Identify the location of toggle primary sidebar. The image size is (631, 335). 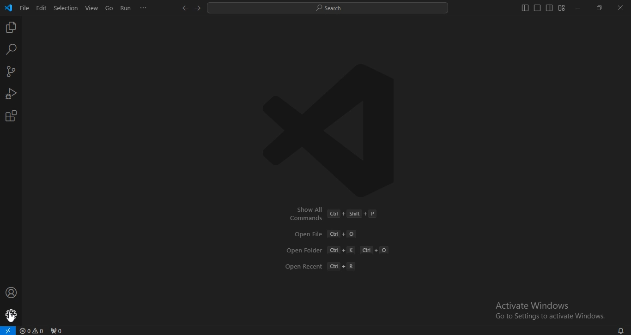
(525, 8).